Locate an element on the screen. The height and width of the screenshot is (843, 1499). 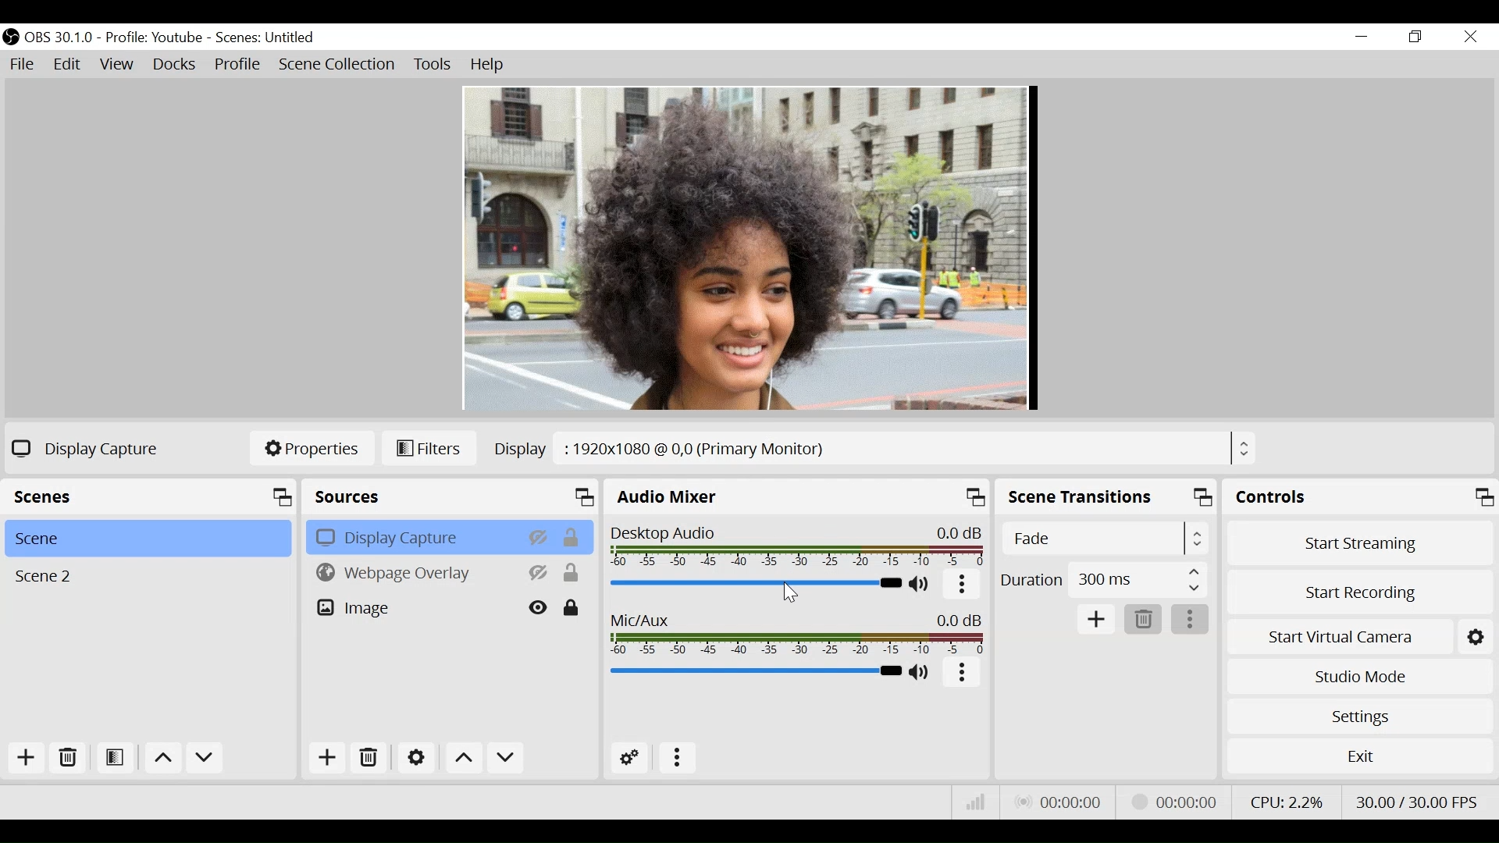
move up is located at coordinates (162, 758).